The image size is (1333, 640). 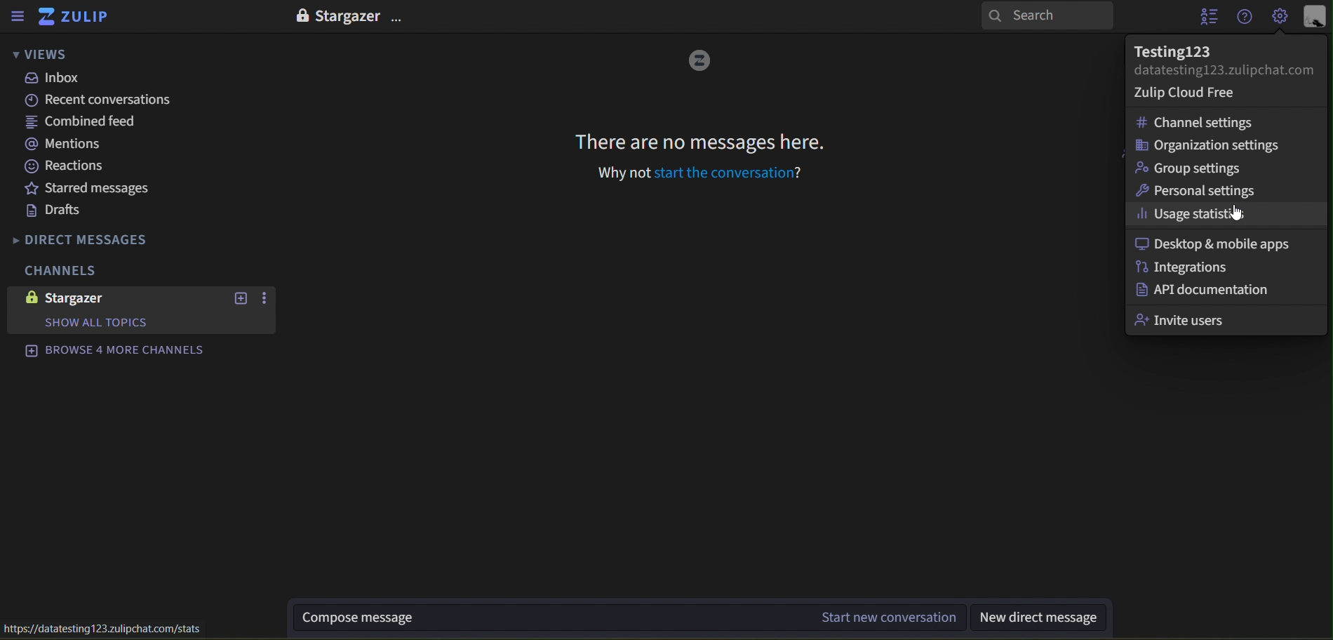 I want to click on new options, so click(x=241, y=298).